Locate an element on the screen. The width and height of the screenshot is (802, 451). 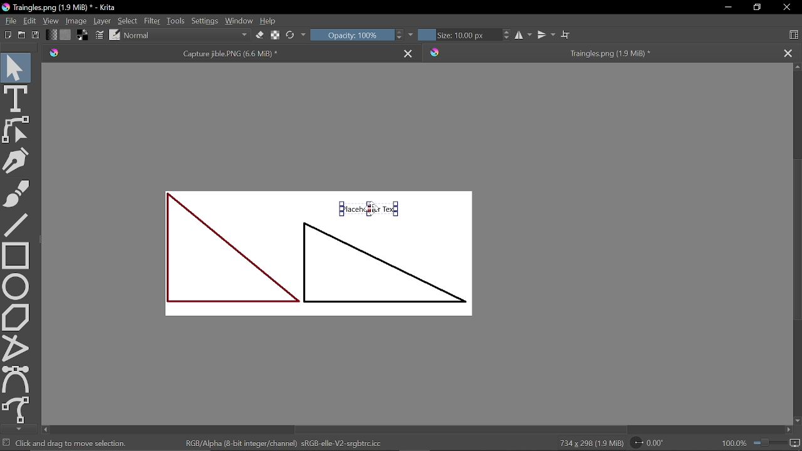
Ellipse tool is located at coordinates (16, 286).